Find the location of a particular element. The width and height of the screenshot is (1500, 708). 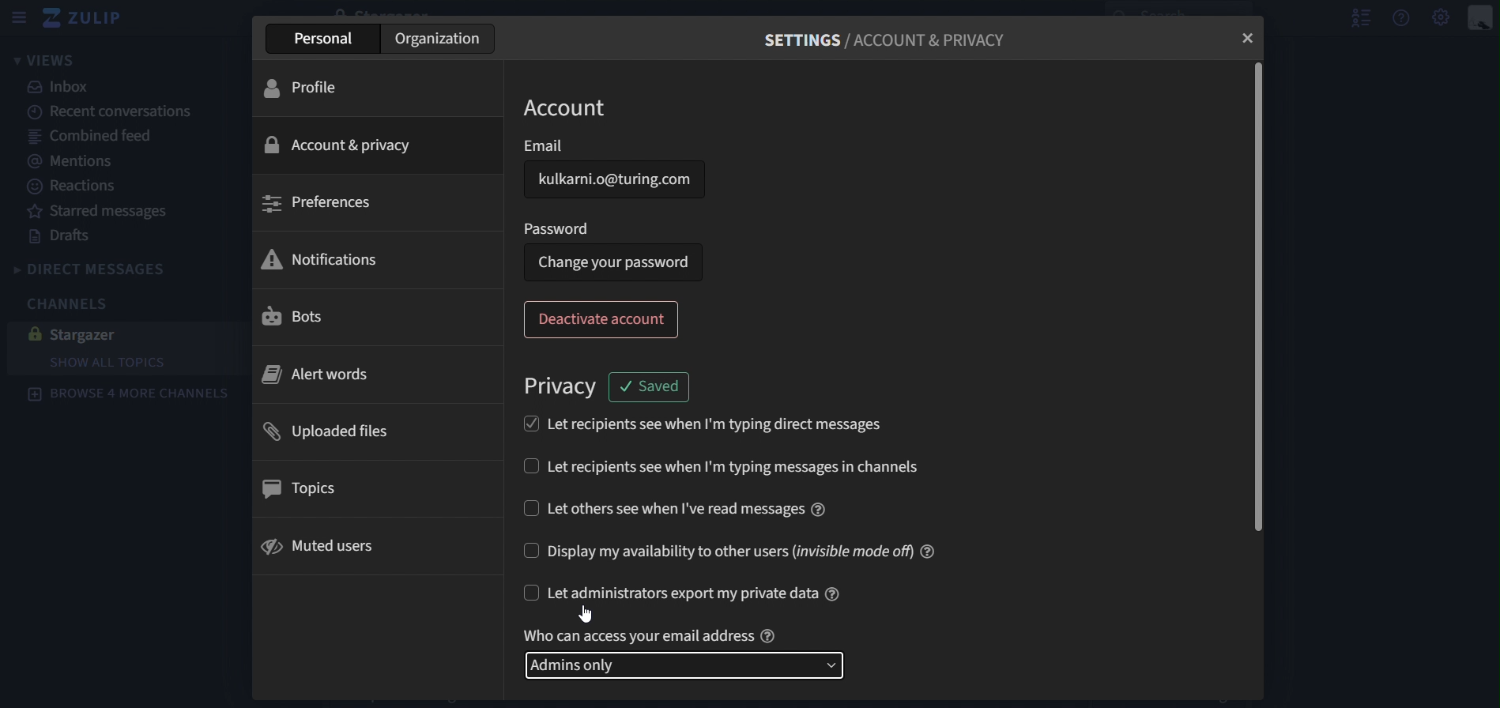

settings/account and privacy is located at coordinates (882, 40).